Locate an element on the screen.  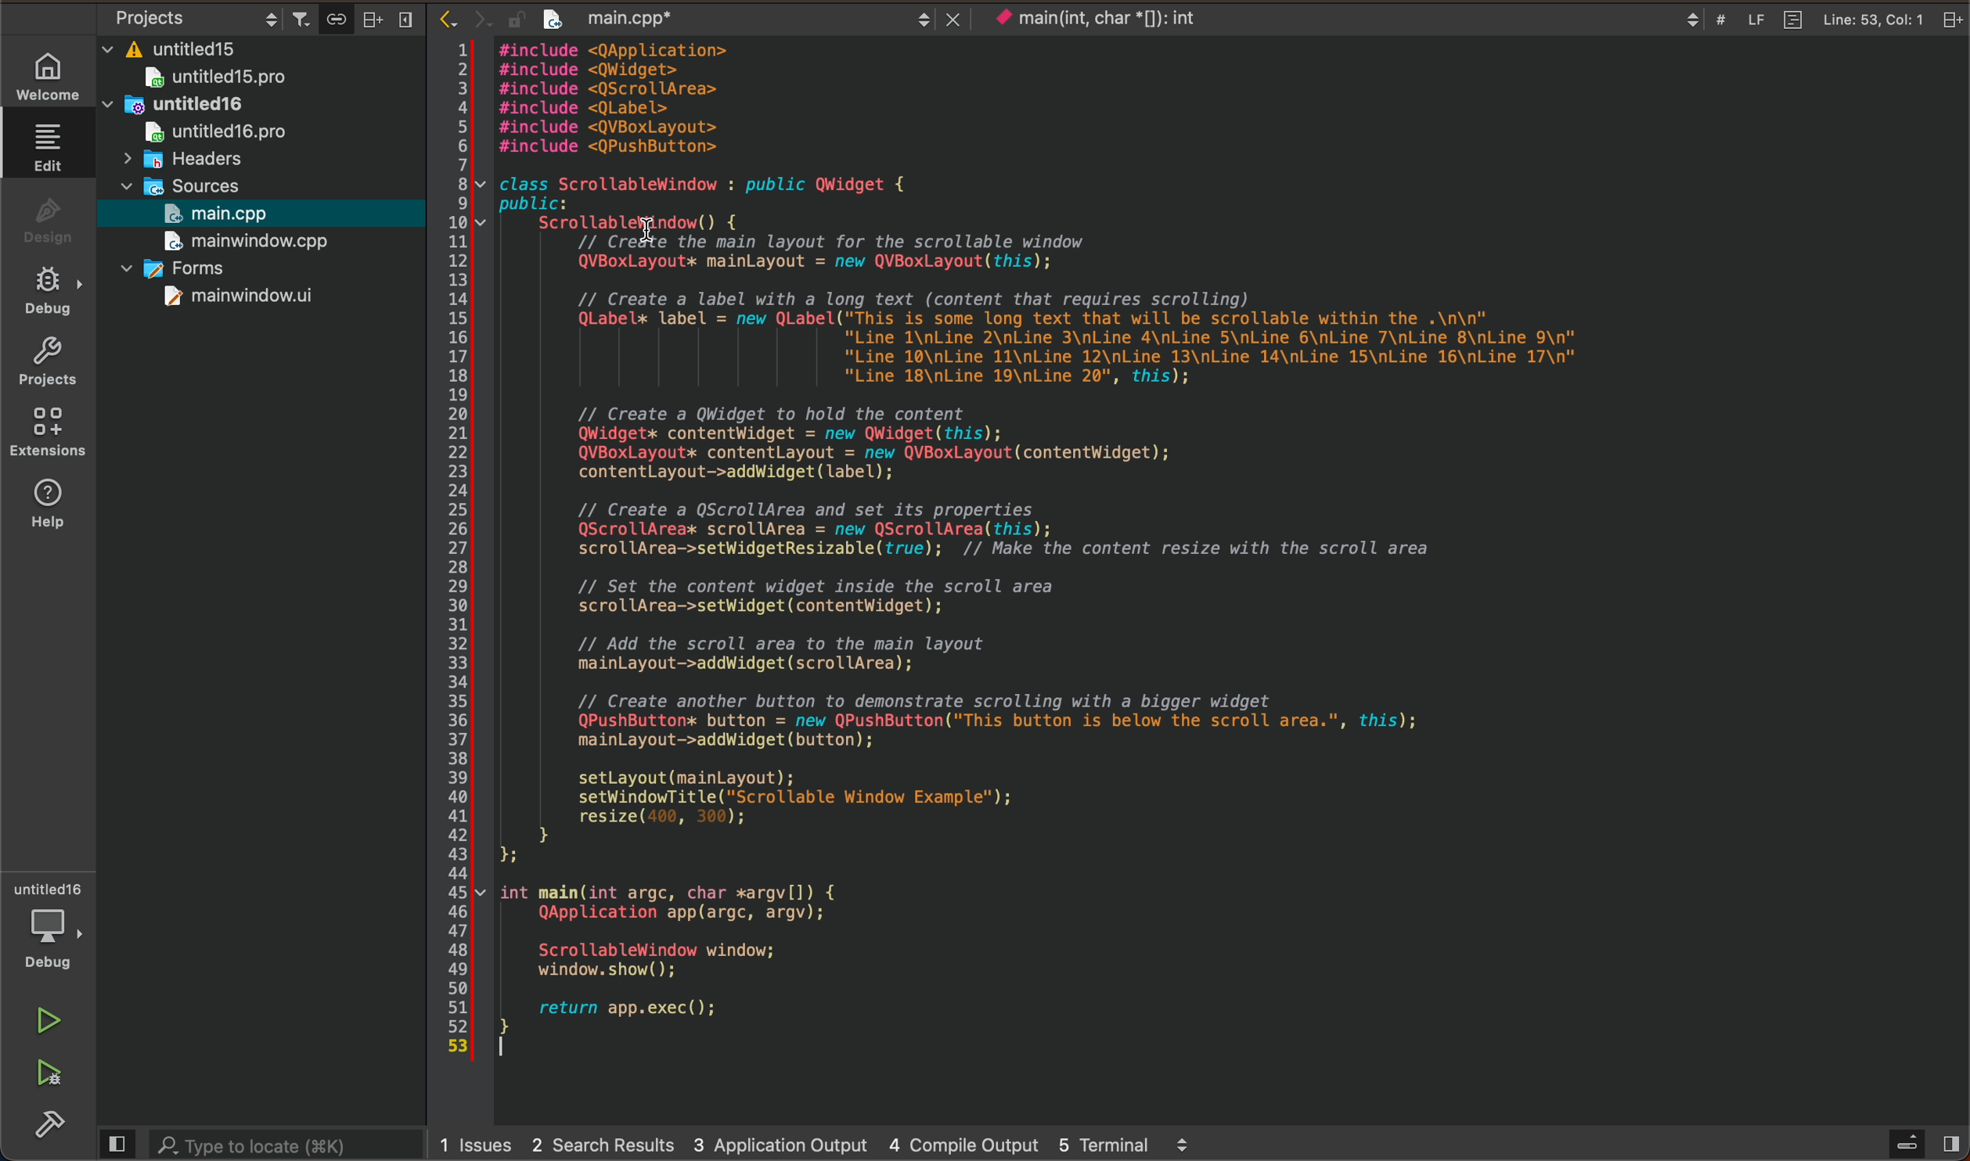
logs is located at coordinates (833, 1141).